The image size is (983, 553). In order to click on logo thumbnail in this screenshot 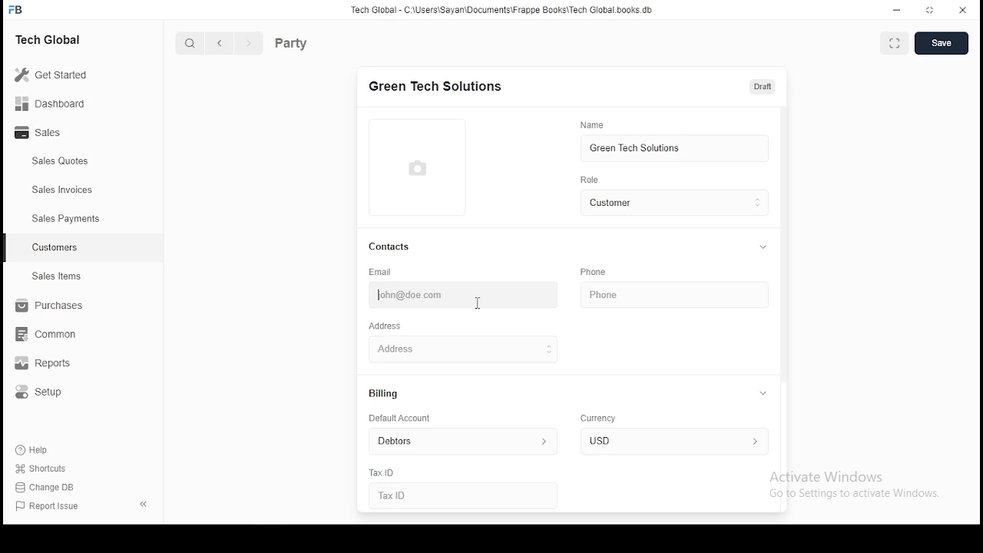, I will do `click(419, 167)`.